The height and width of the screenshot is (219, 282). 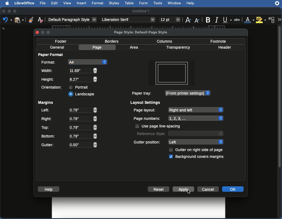 What do you see at coordinates (279, 19) in the screenshot?
I see `More` at bounding box center [279, 19].